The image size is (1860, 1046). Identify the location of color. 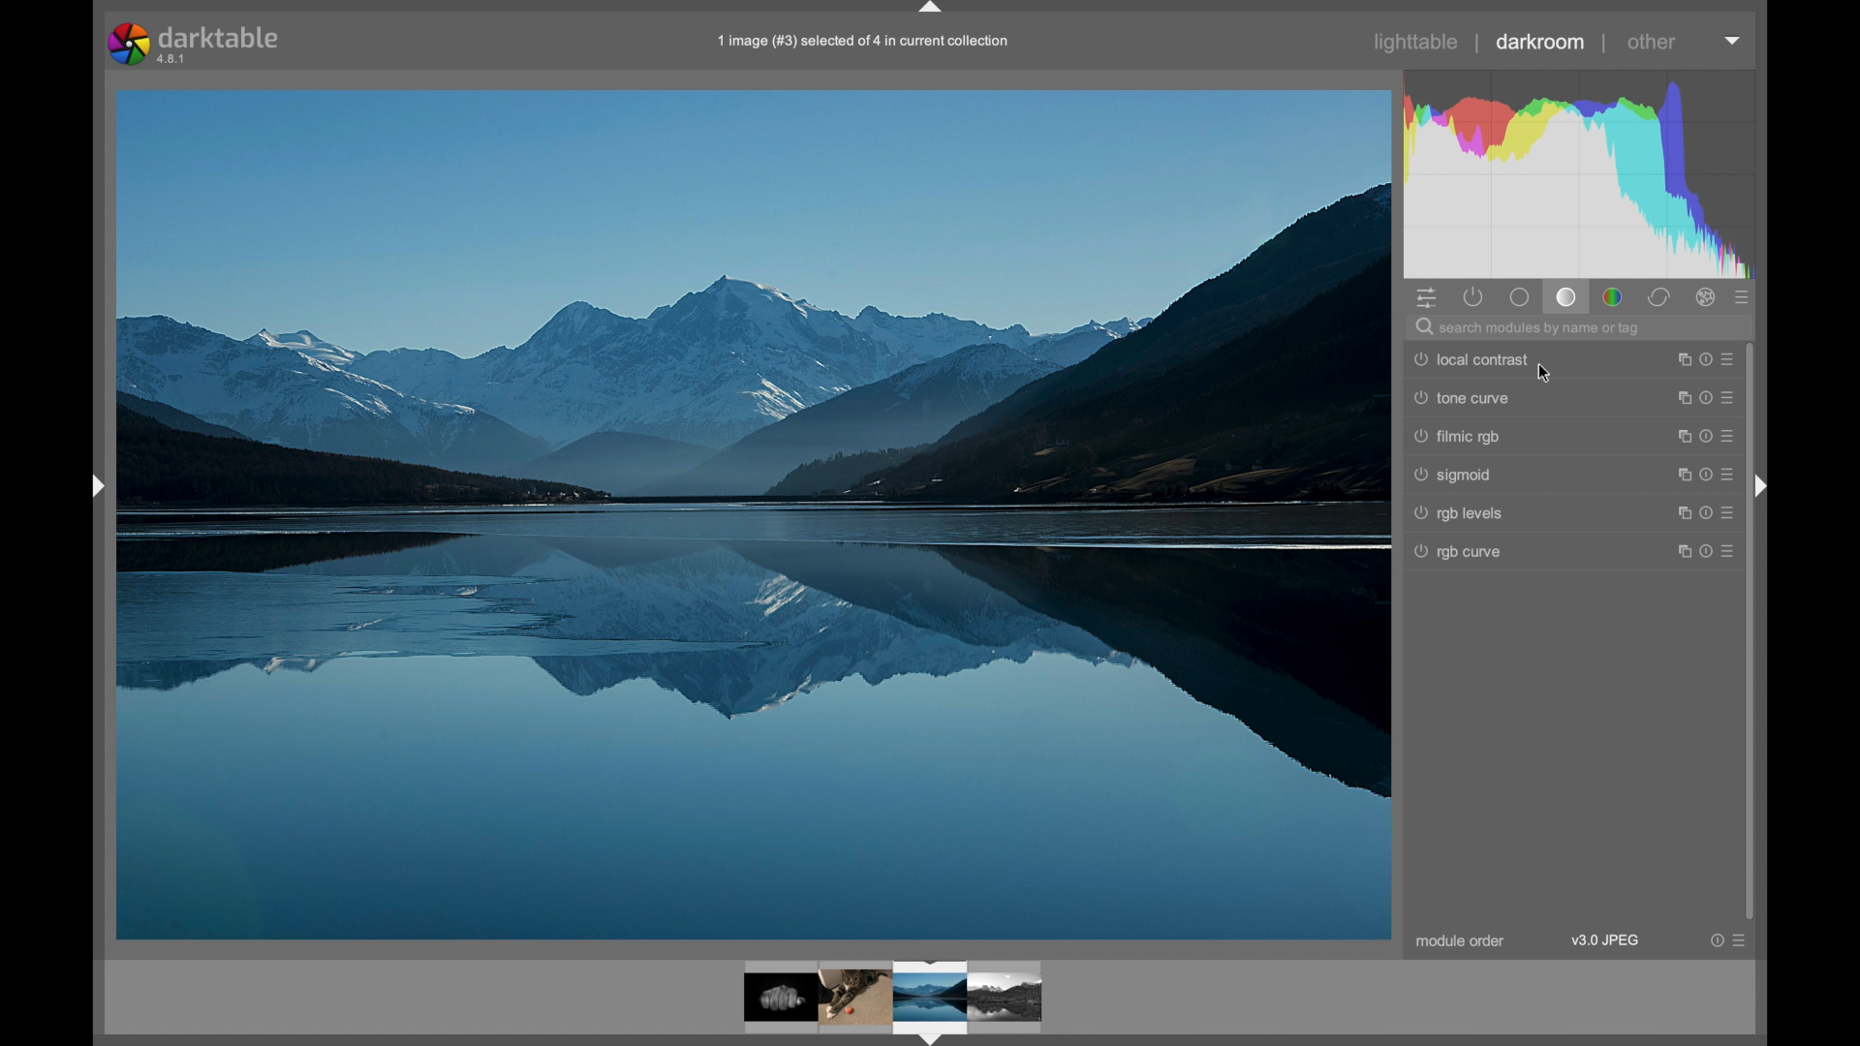
(1612, 297).